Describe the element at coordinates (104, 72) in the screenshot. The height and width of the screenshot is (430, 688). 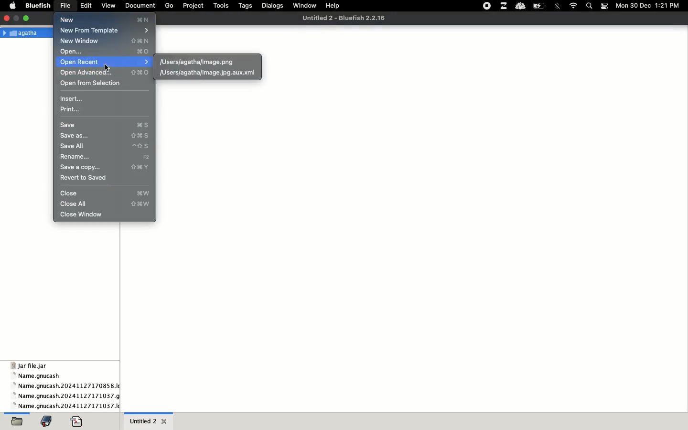
I see `open advanced` at that location.